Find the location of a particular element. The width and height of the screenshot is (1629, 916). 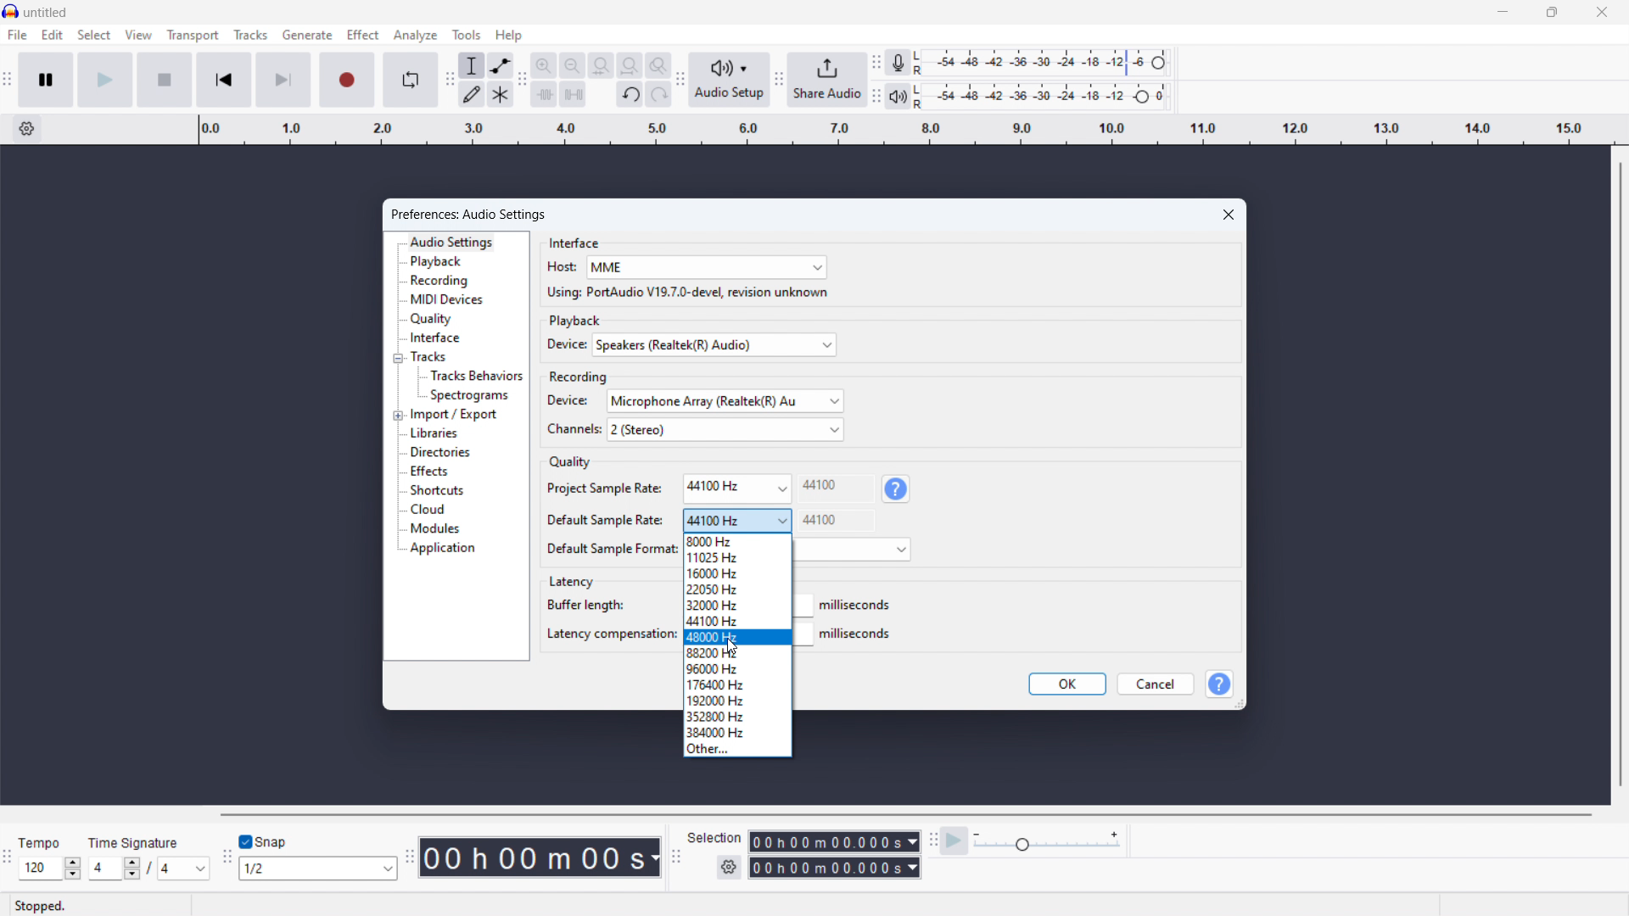

close is located at coordinates (1230, 214).